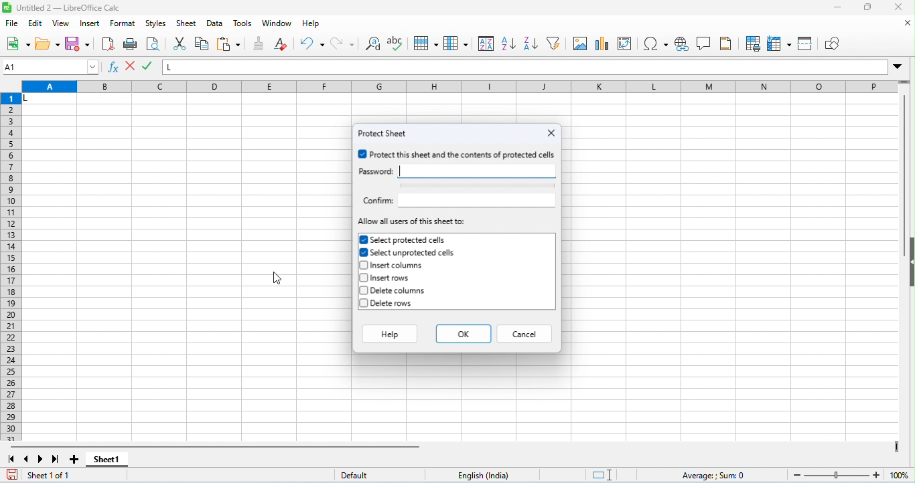  What do you see at coordinates (683, 44) in the screenshot?
I see `insert hyperlink` at bounding box center [683, 44].